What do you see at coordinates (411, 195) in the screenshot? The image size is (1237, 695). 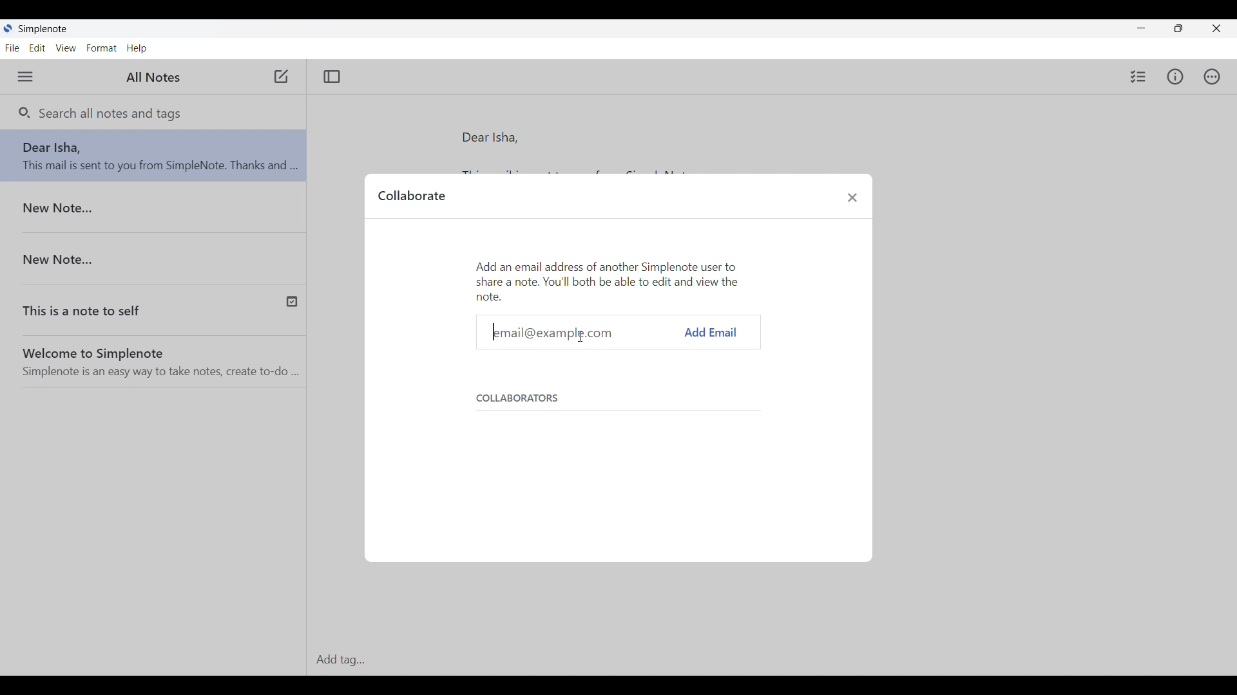 I see `Collaborate` at bounding box center [411, 195].